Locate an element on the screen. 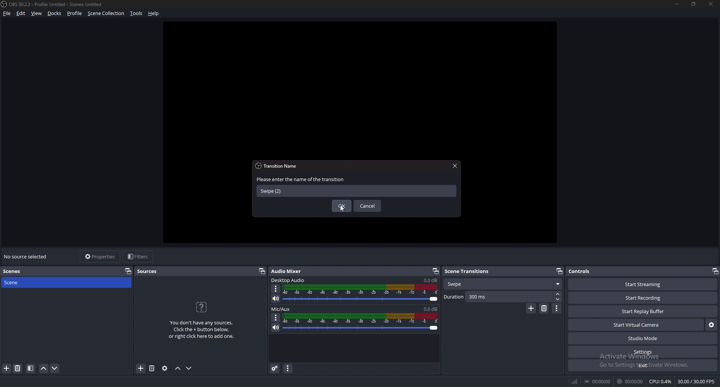 The height and width of the screenshot is (387, 720). name input is located at coordinates (356, 191).